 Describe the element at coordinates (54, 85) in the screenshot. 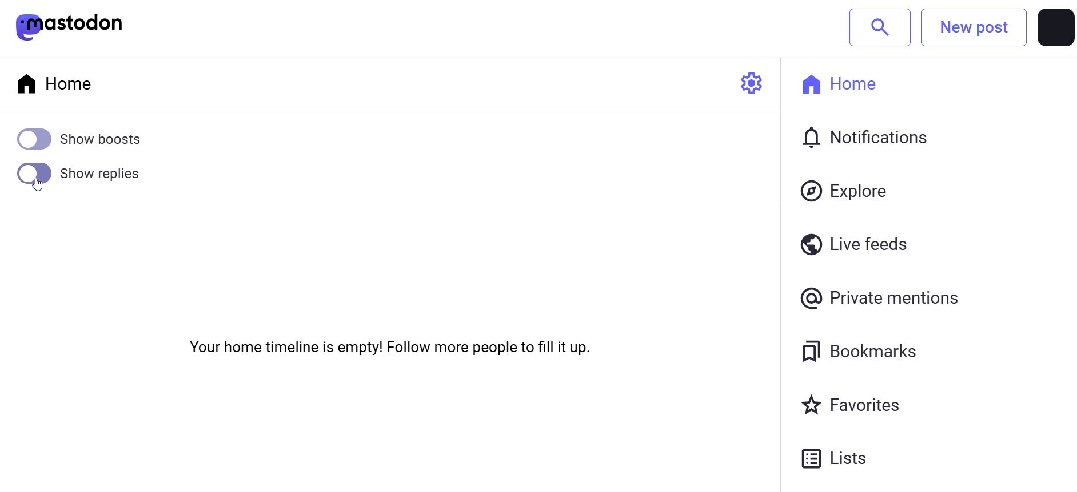

I see `home tab` at that location.